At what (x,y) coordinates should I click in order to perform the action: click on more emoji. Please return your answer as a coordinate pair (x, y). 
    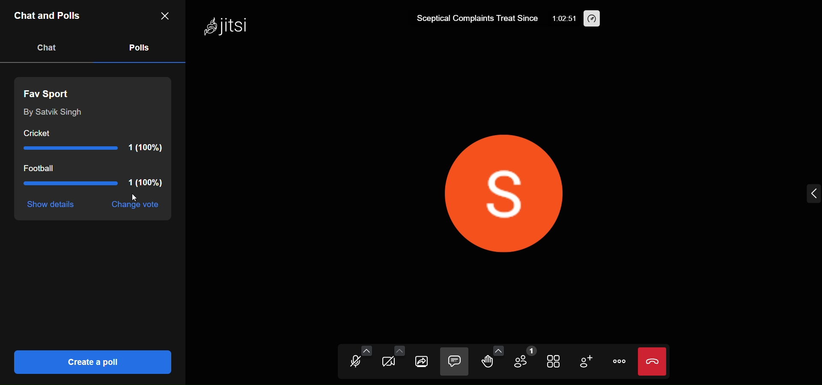
    Looking at the image, I should click on (498, 350).